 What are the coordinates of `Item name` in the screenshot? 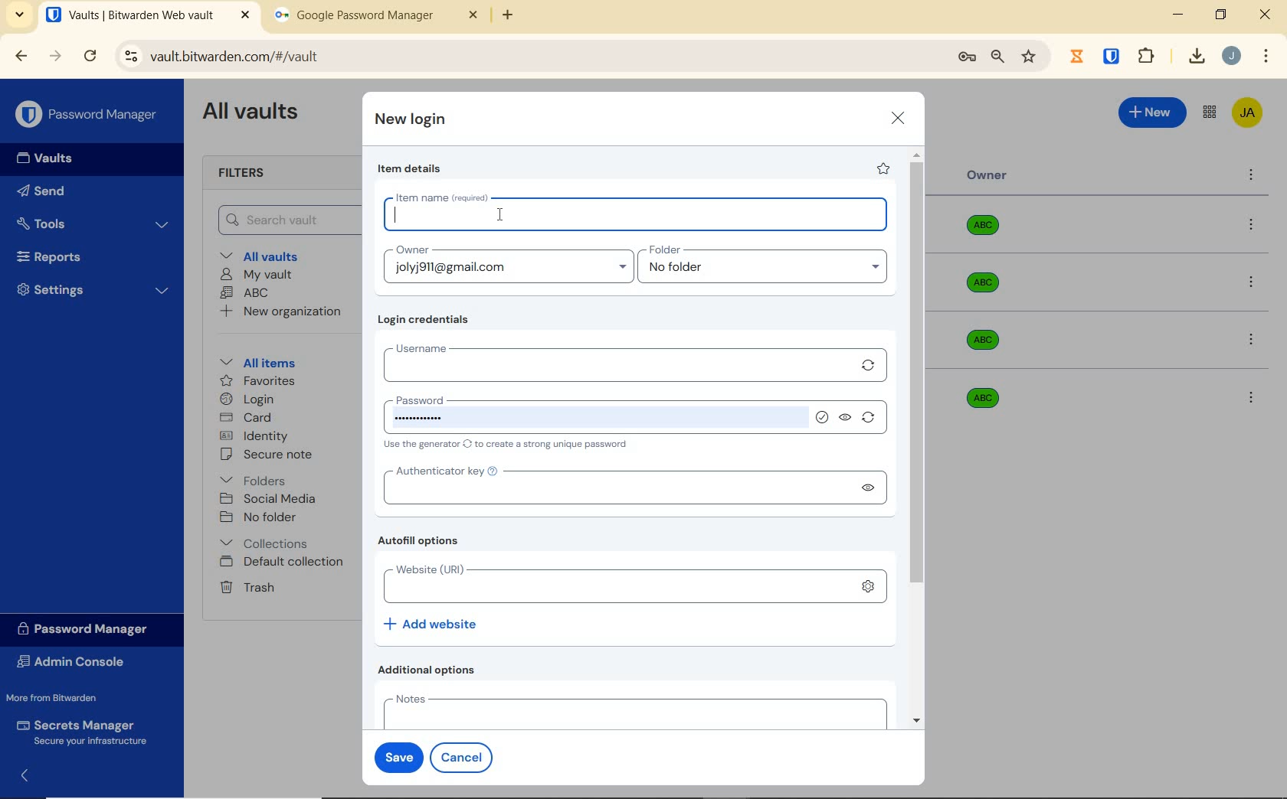 It's located at (635, 212).